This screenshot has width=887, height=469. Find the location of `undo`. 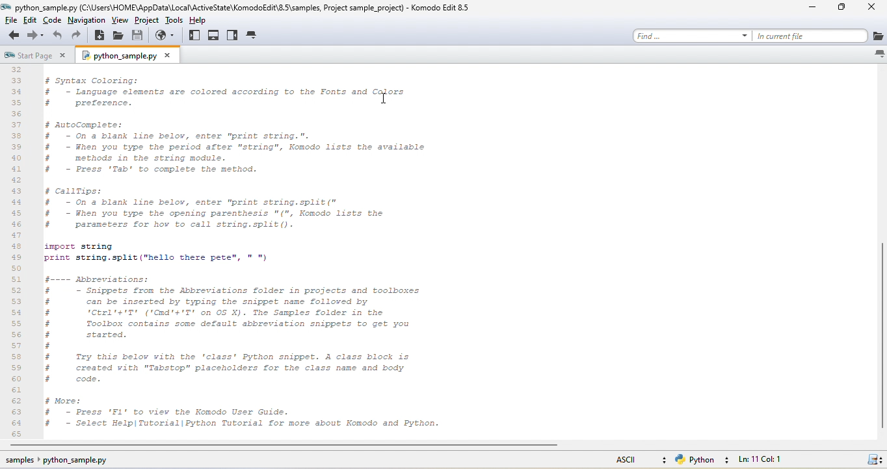

undo is located at coordinates (59, 37).